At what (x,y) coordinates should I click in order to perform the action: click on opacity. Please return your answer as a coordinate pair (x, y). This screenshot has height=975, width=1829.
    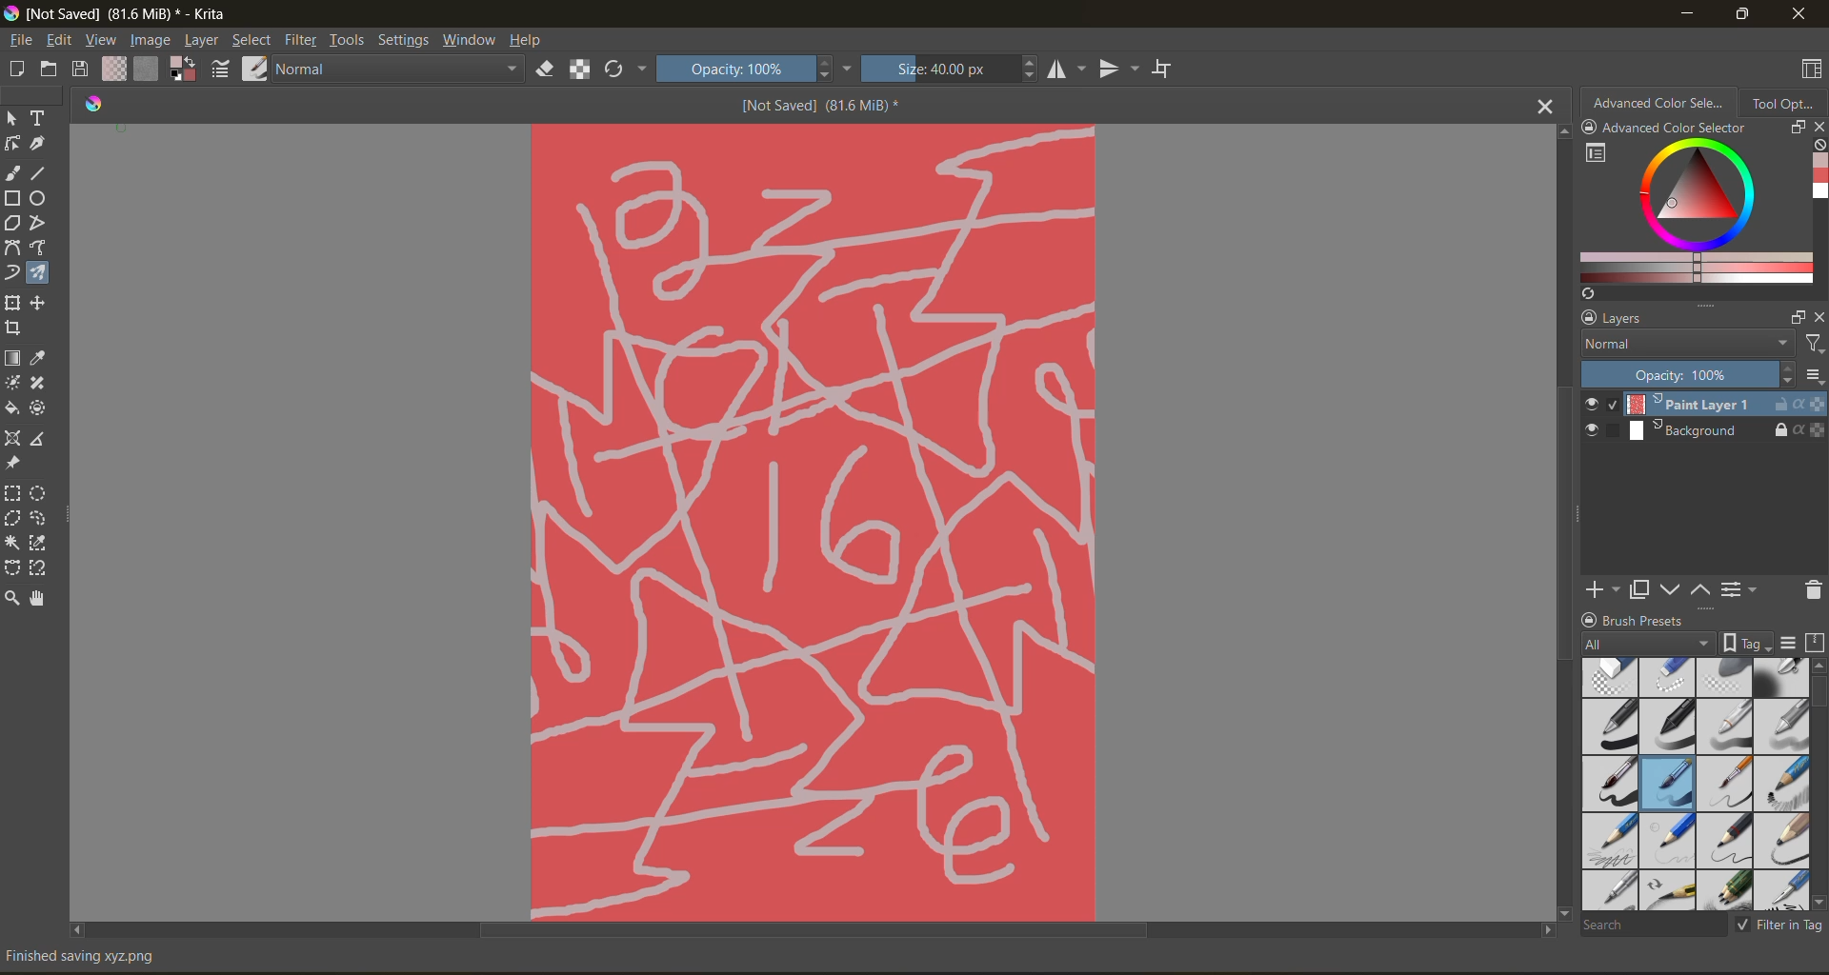
    Looking at the image, I should click on (752, 68).